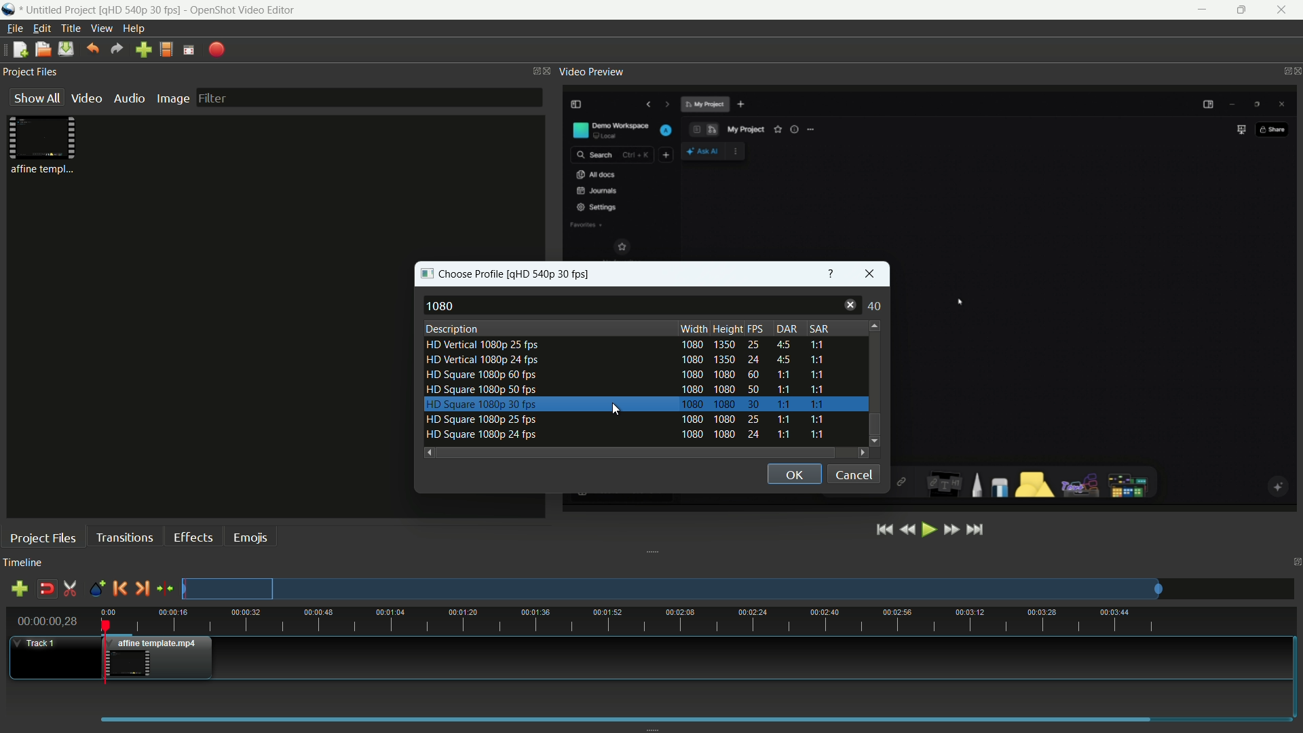  Describe the element at coordinates (674, 306) in the screenshot. I see `filter profiles` at that location.